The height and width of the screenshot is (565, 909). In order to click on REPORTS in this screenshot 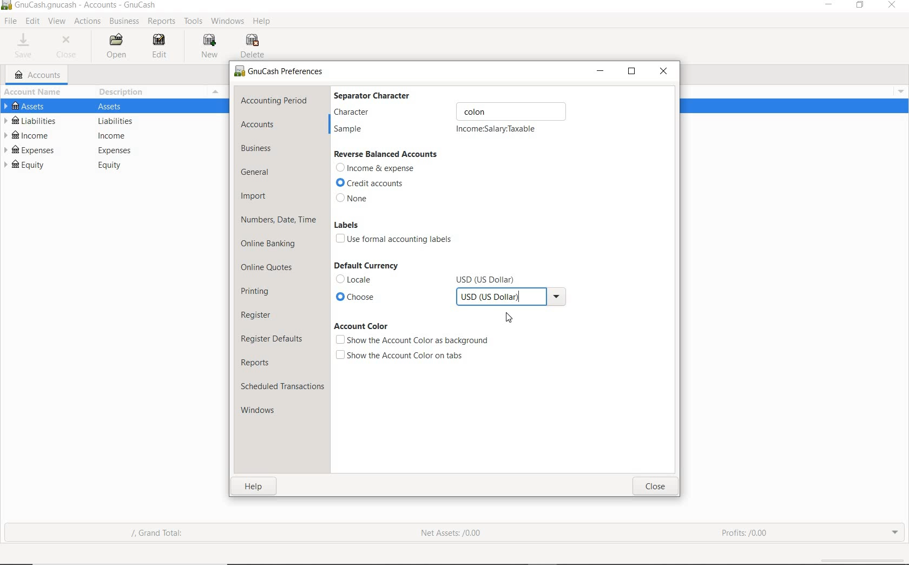, I will do `click(162, 22)`.